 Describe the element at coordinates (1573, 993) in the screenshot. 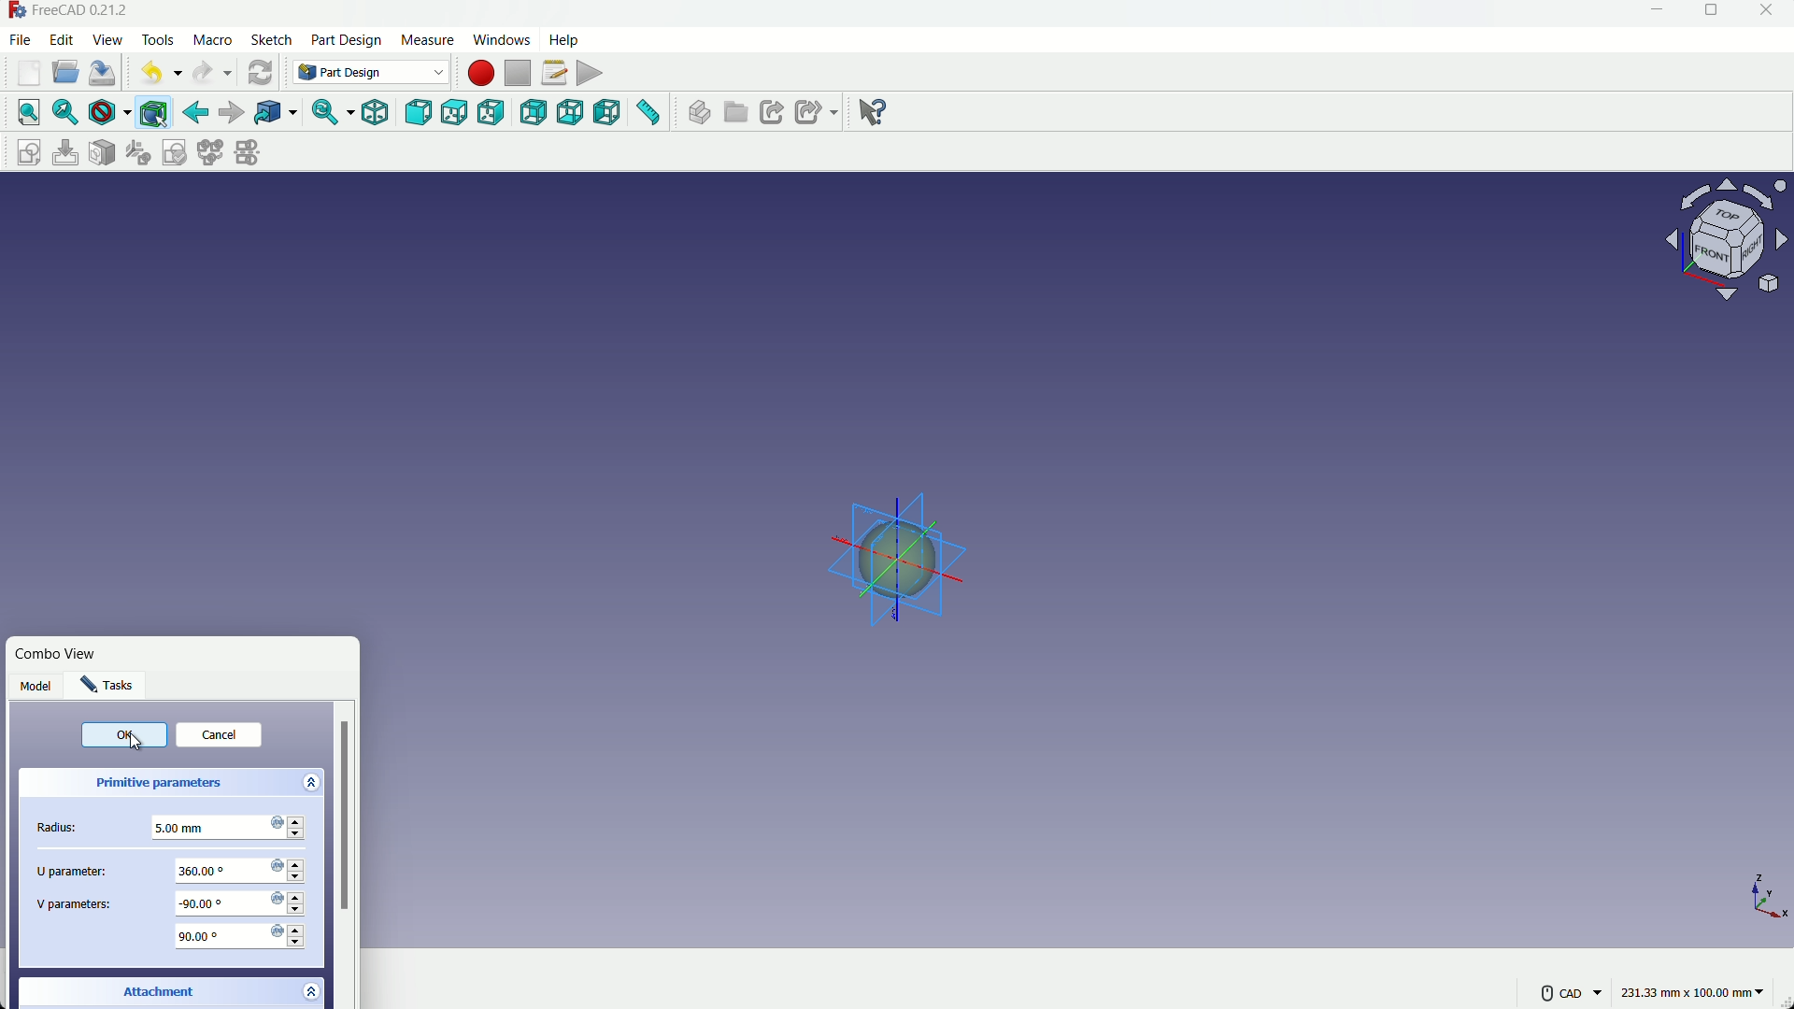

I see `more settings` at that location.